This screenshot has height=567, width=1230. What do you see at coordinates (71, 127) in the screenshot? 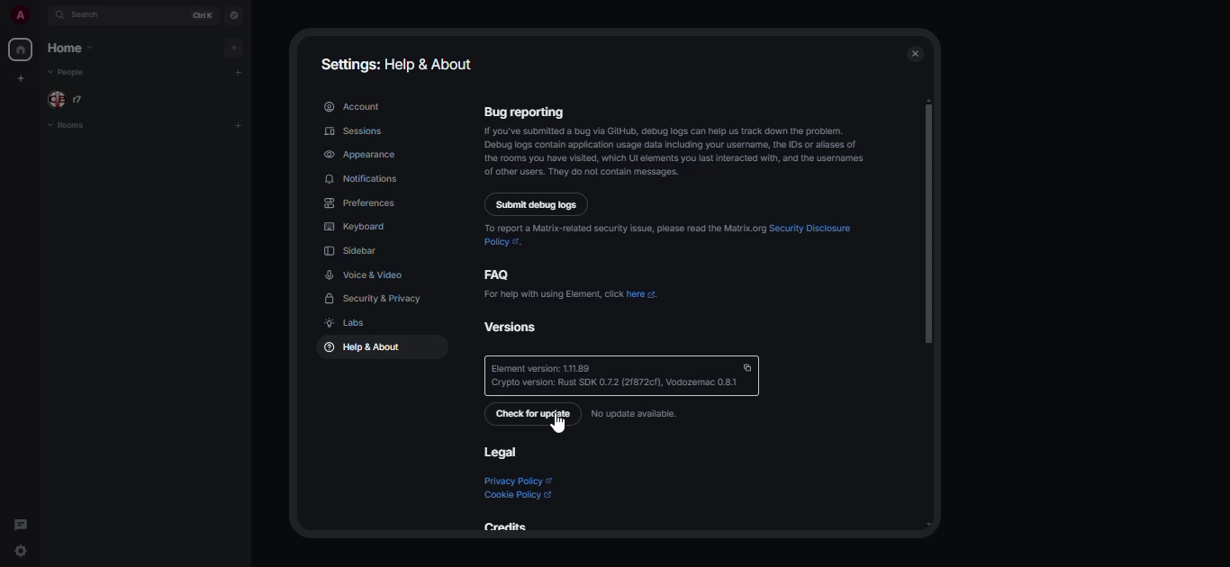
I see `rooms` at bounding box center [71, 127].